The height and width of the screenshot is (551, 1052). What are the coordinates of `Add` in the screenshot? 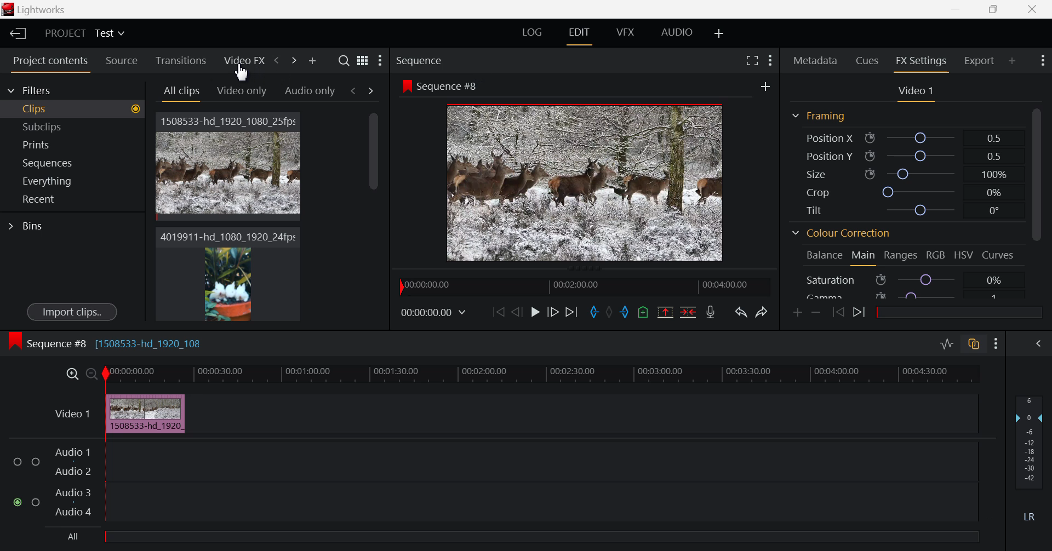 It's located at (766, 86).